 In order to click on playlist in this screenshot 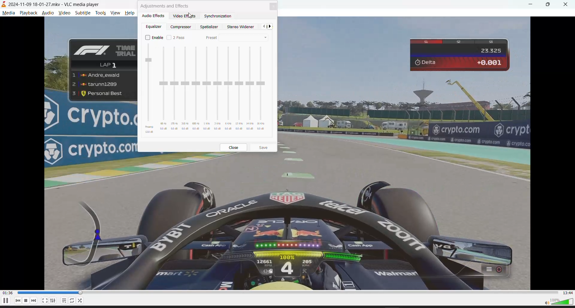, I will do `click(63, 300)`.